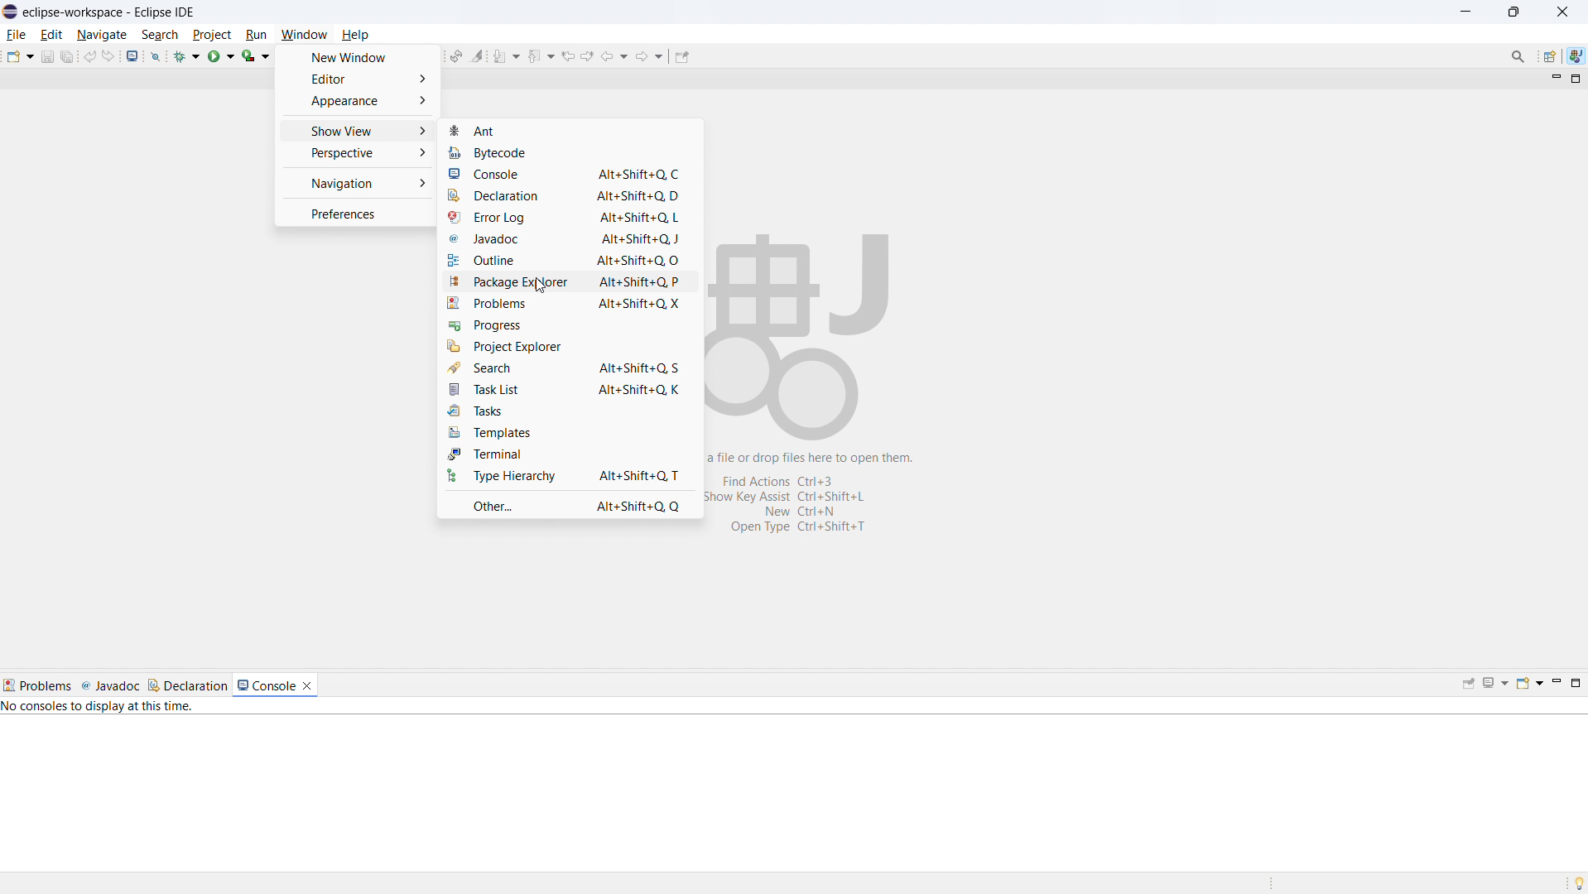  Describe the element at coordinates (102, 34) in the screenshot. I see `navigate` at that location.